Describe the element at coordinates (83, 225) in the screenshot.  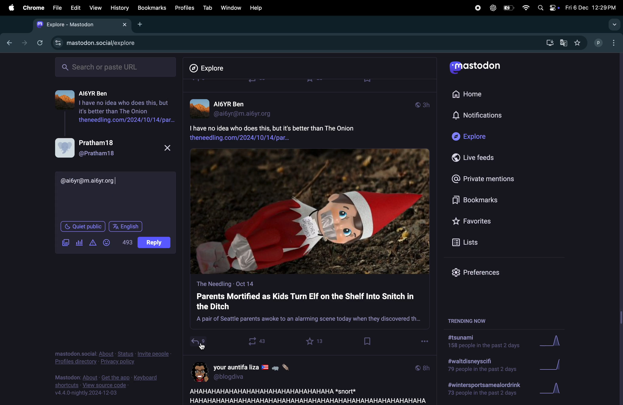
I see `quiet place` at that location.